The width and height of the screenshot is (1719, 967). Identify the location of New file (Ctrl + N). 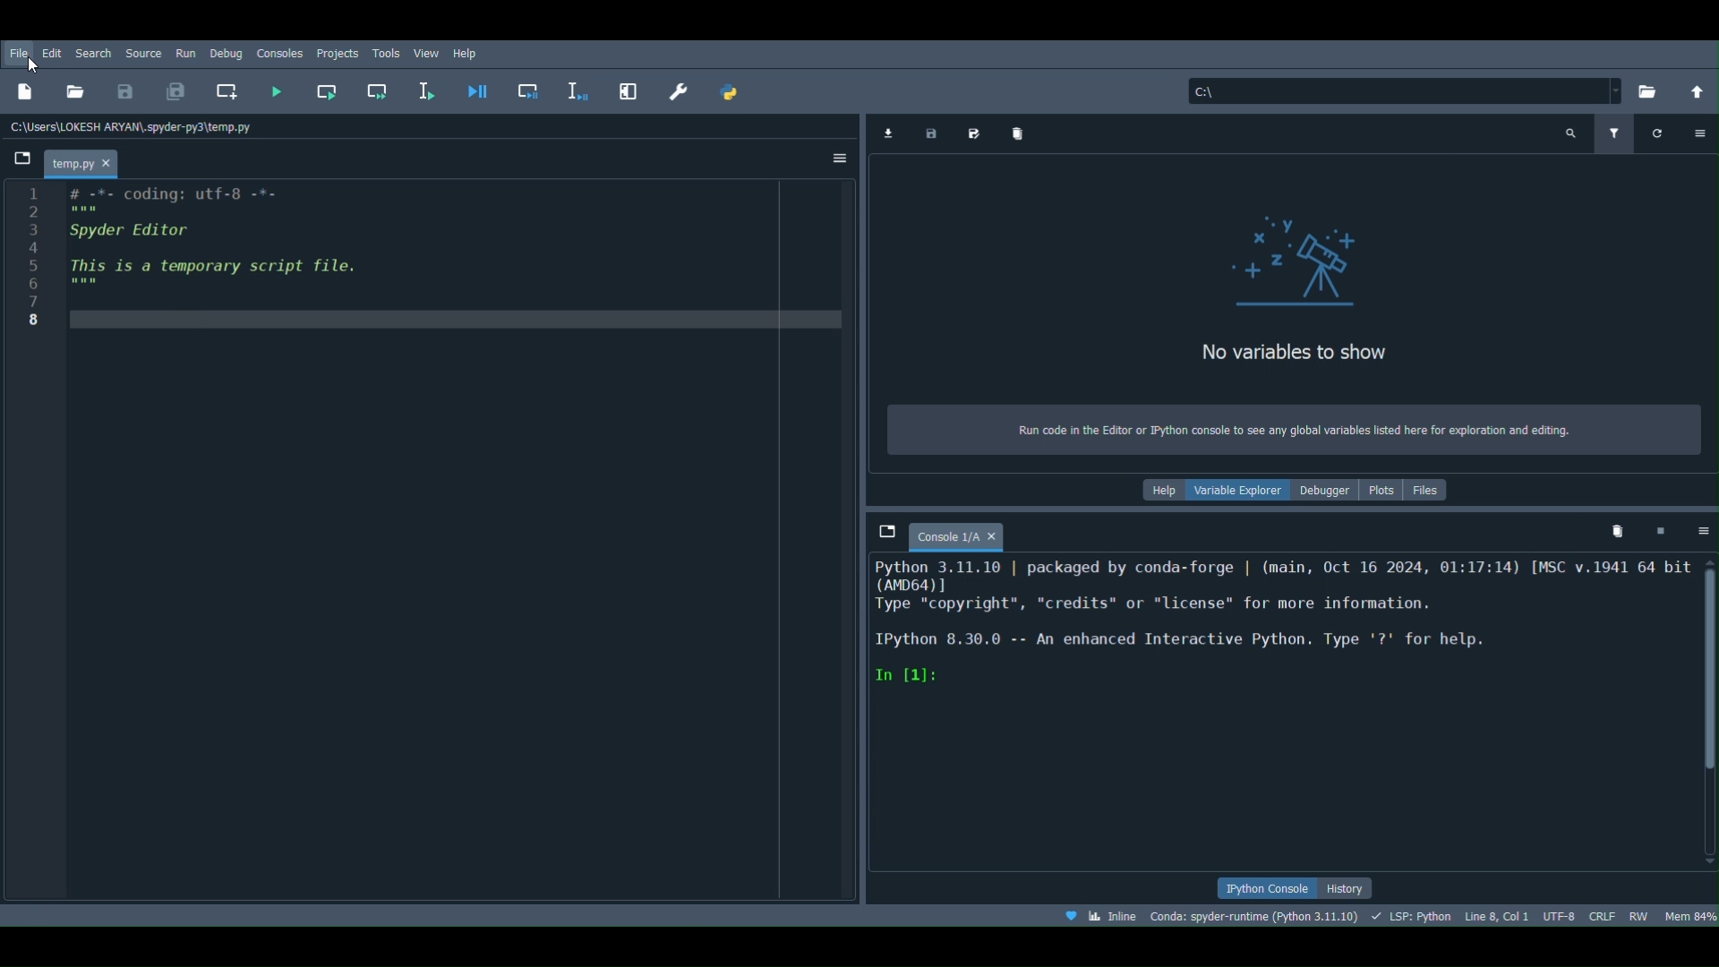
(29, 95).